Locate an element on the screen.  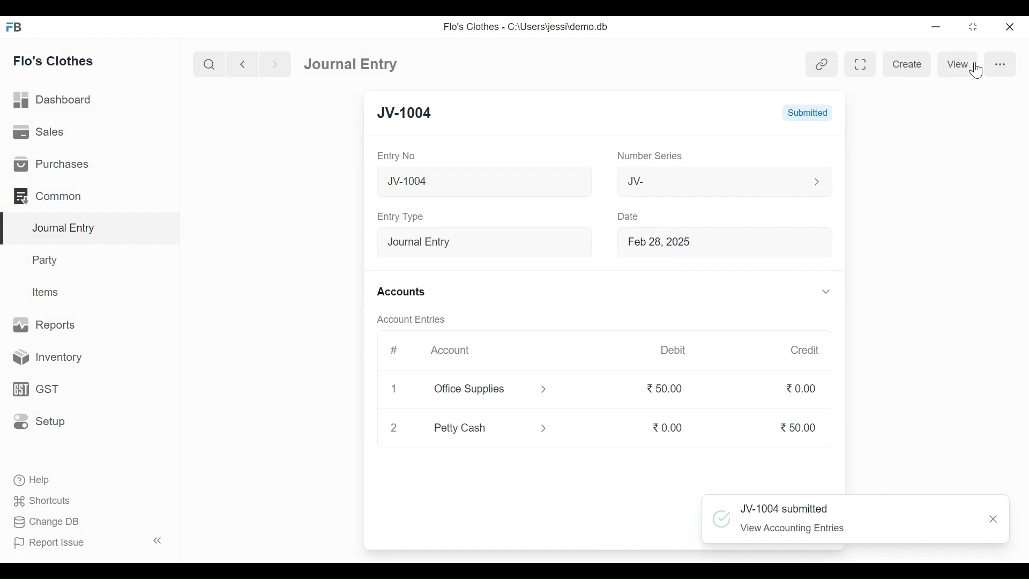
Expand is located at coordinates (818, 291).